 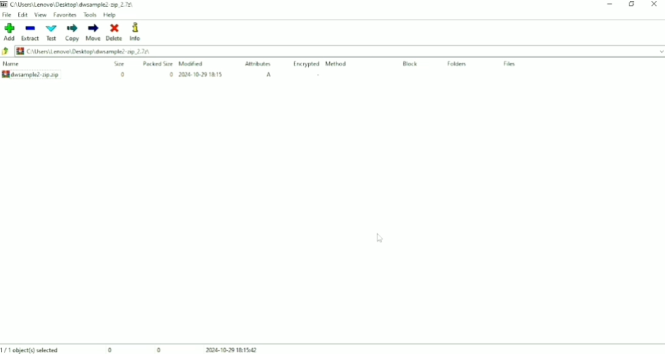 I want to click on 1/1 object(s) selected, so click(x=31, y=349).